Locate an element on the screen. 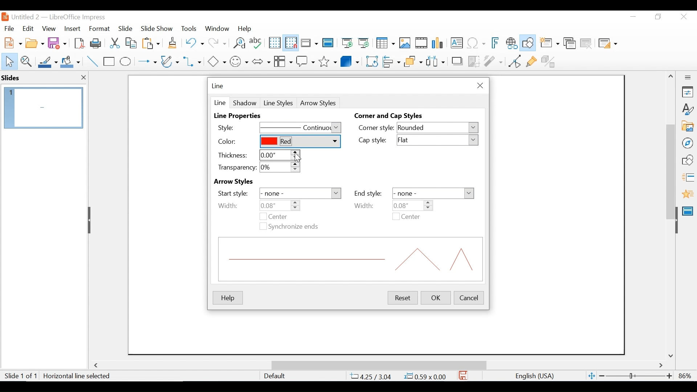 This screenshot has height=392, width=697. Help is located at coordinates (227, 298).